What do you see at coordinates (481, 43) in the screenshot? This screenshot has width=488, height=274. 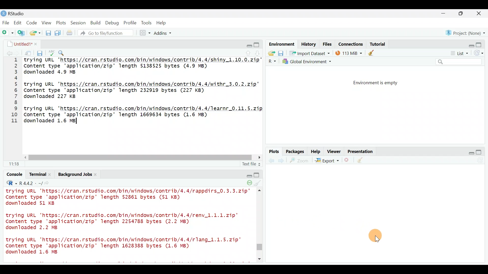 I see `Maximize` at bounding box center [481, 43].